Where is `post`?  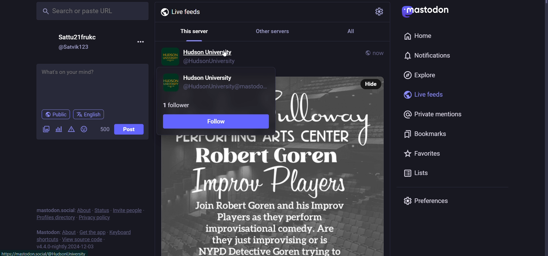
post is located at coordinates (132, 131).